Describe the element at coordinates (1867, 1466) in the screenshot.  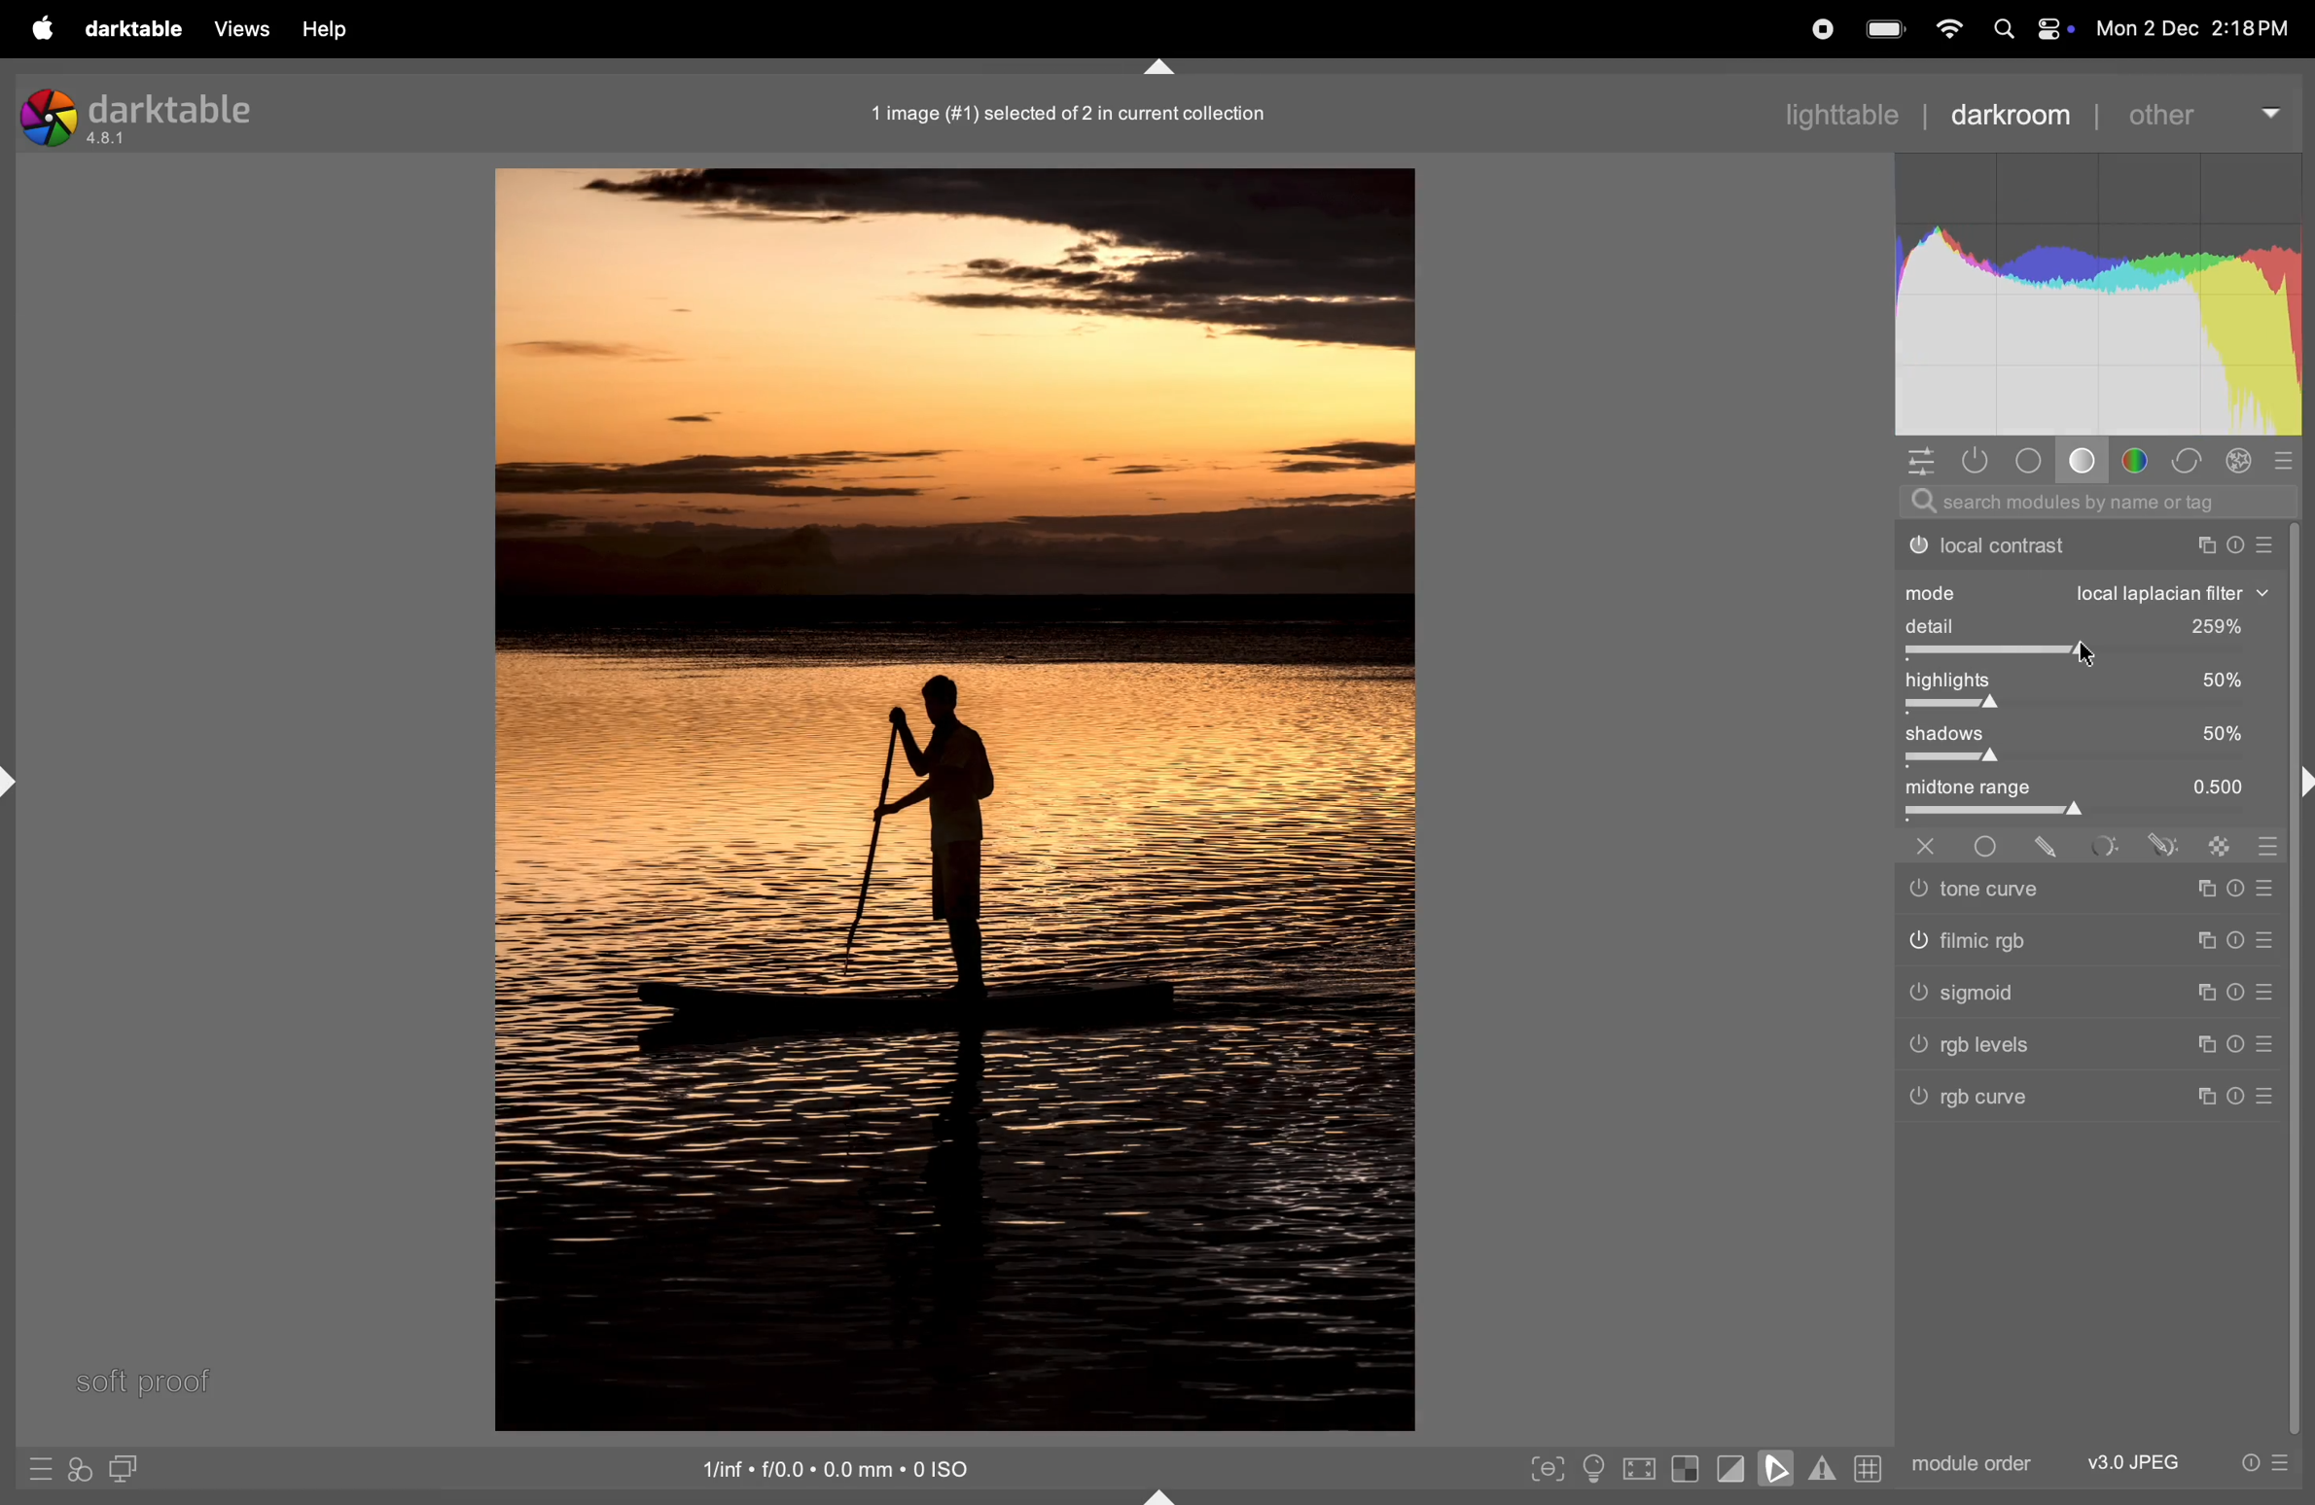
I see `grid` at that location.